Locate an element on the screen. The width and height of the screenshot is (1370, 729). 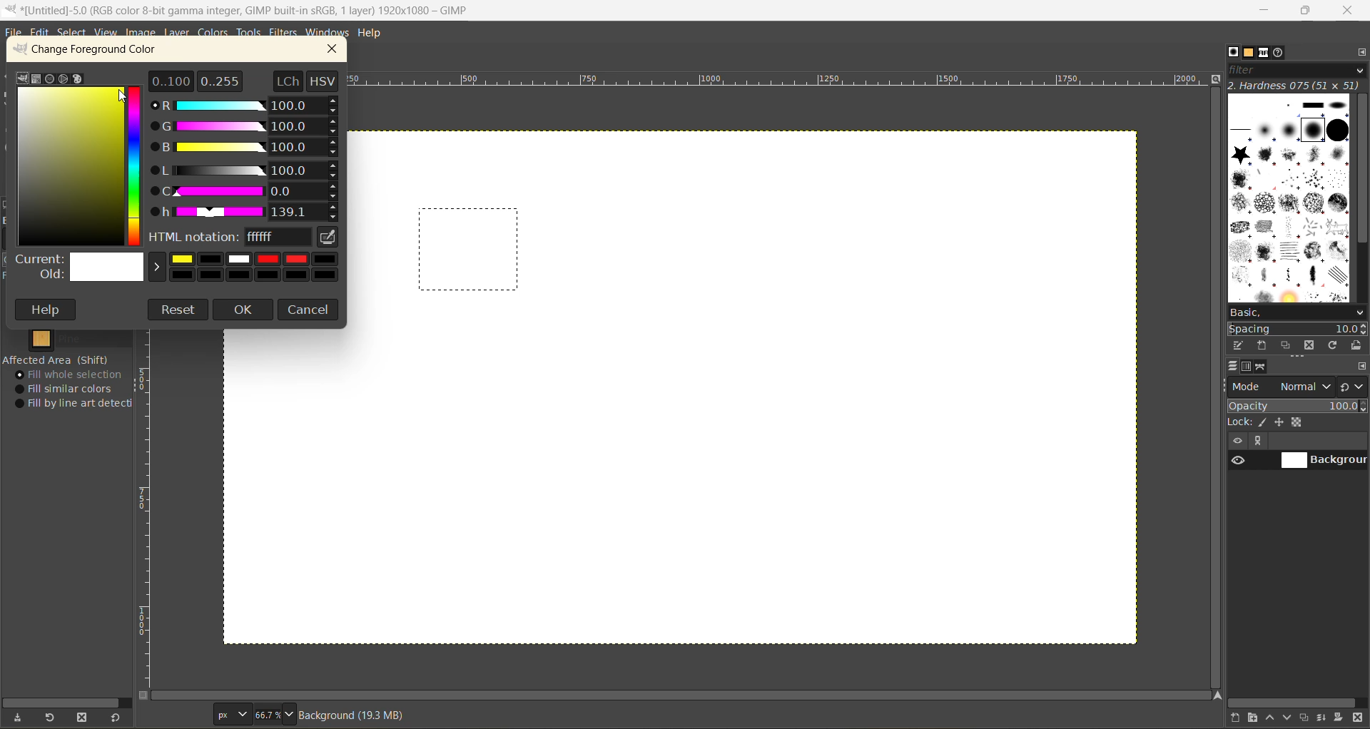
edit is located at coordinates (42, 34).